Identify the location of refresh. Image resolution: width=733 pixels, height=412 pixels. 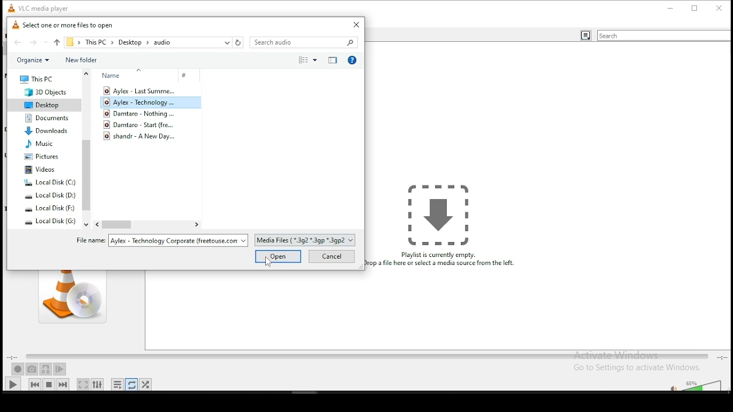
(238, 42).